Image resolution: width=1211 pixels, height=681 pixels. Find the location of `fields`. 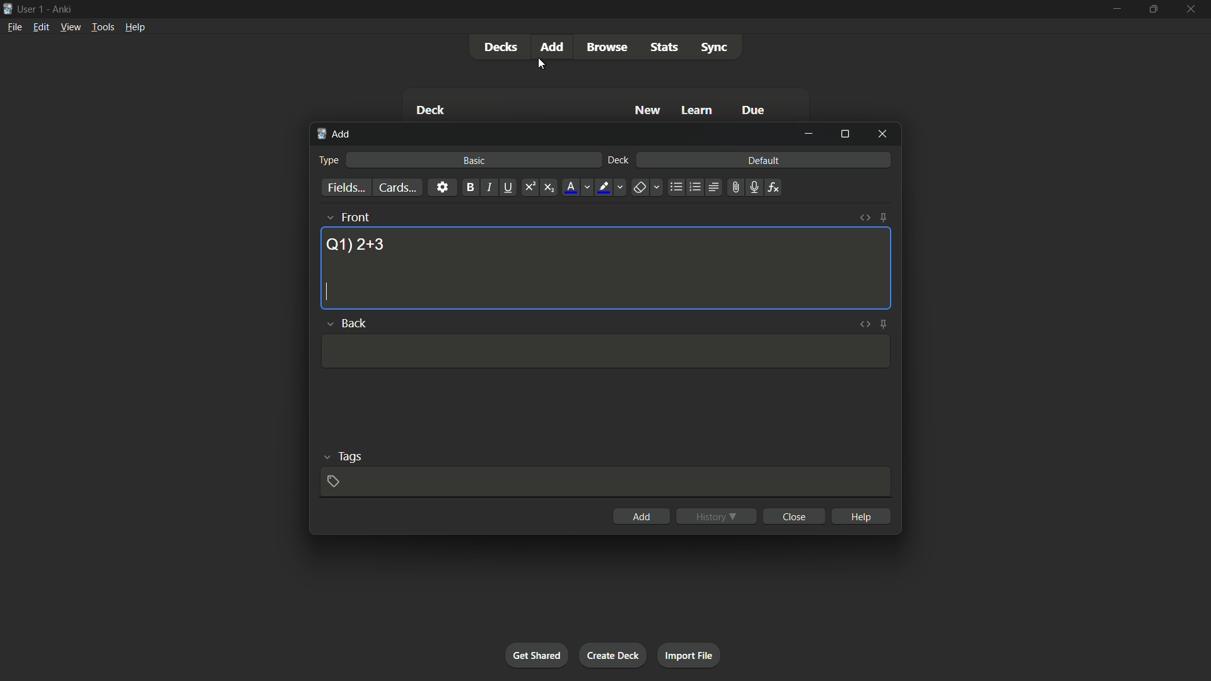

fields is located at coordinates (346, 189).